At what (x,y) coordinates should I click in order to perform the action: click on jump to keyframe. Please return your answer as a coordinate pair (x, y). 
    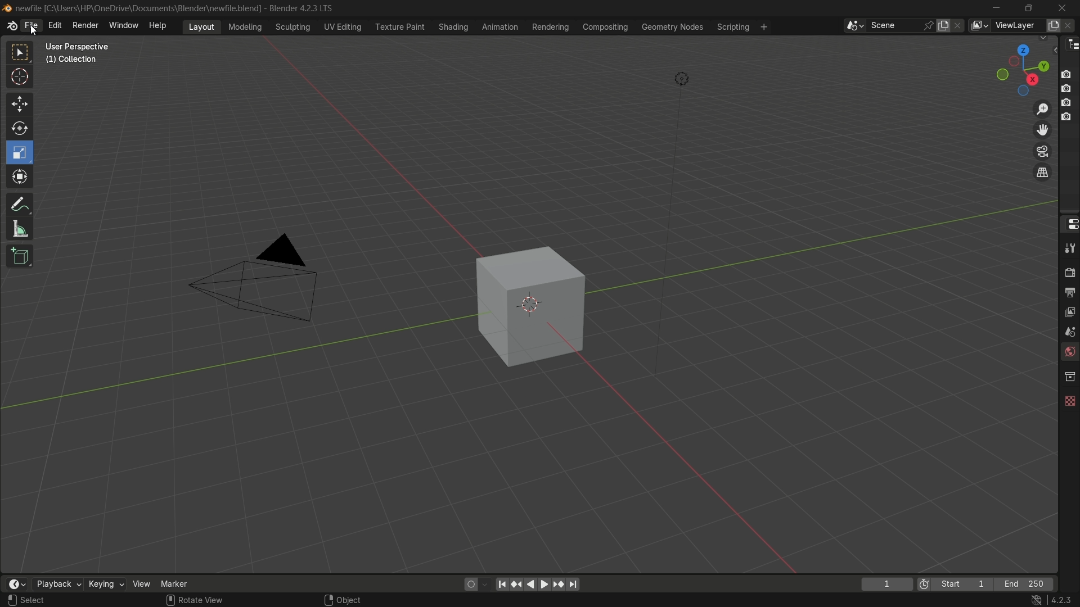
    Looking at the image, I should click on (559, 583).